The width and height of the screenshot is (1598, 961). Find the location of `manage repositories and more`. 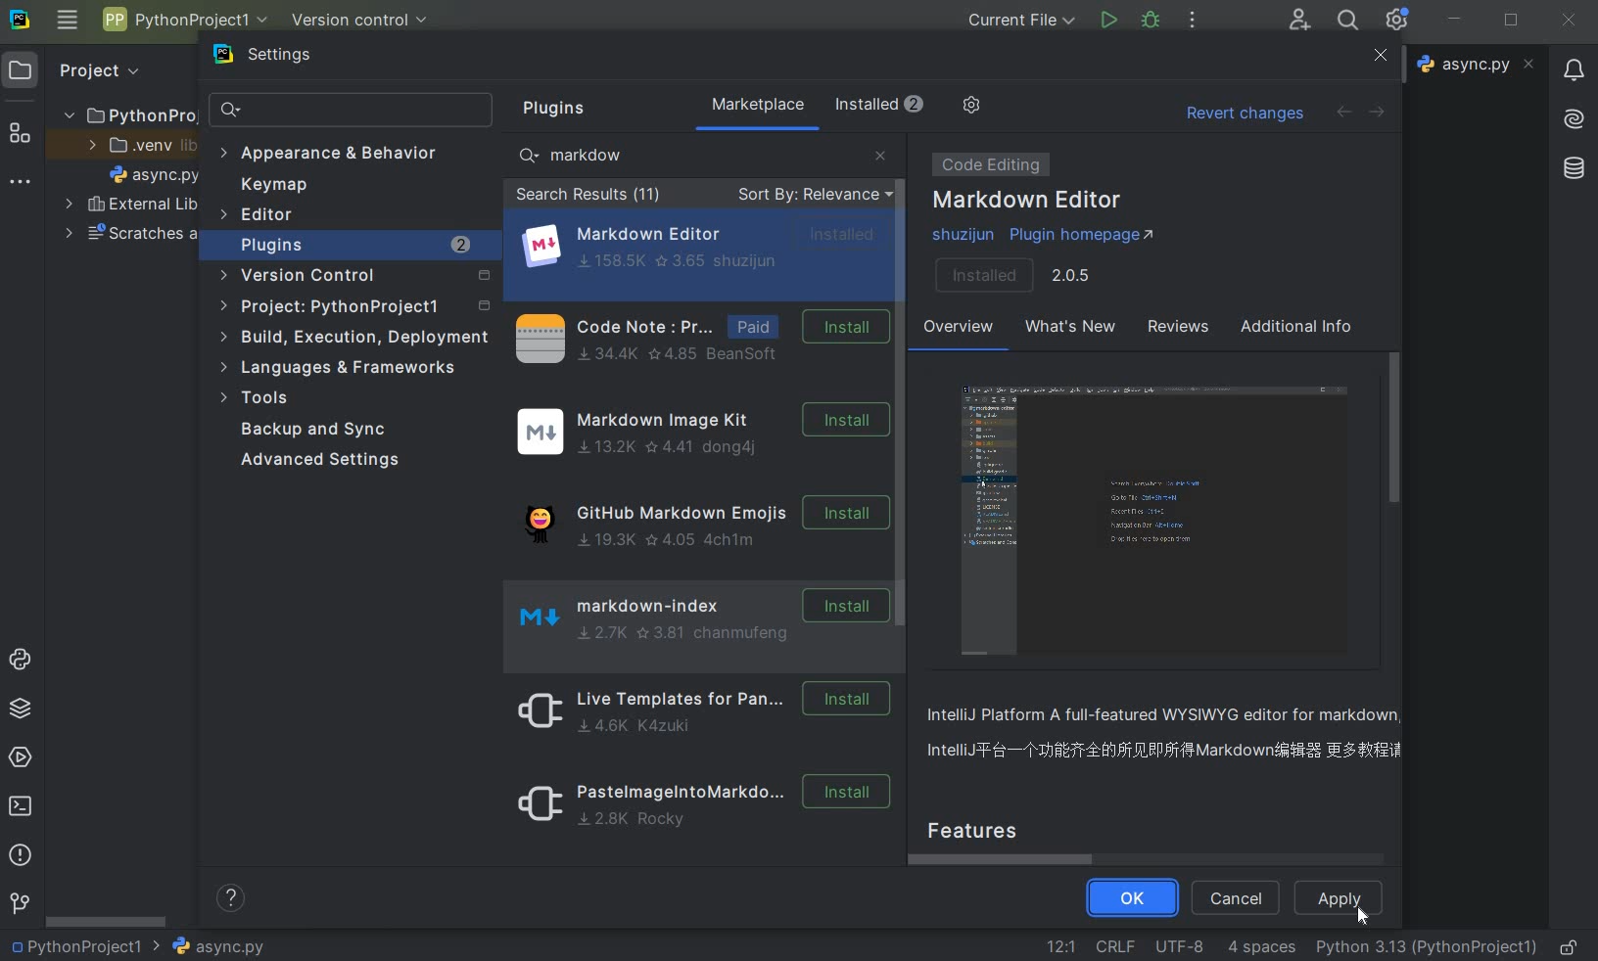

manage repositories and more is located at coordinates (973, 105).